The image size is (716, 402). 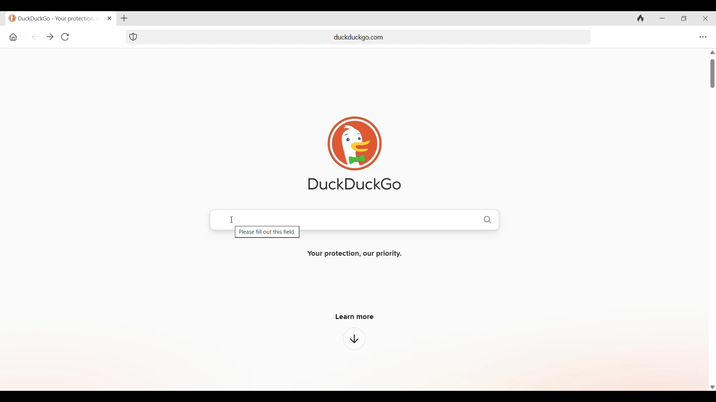 I want to click on Close tab, so click(x=109, y=18).